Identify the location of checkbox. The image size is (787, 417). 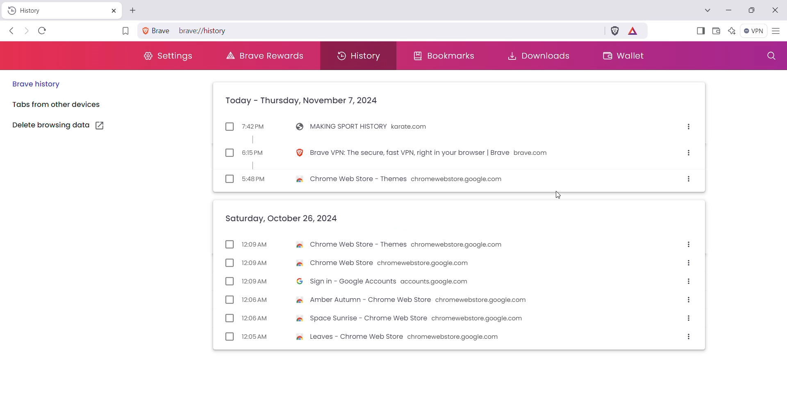
(228, 245).